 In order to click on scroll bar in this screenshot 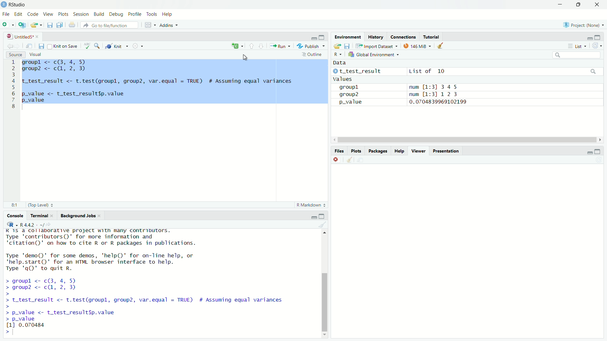, I will do `click(467, 139)`.